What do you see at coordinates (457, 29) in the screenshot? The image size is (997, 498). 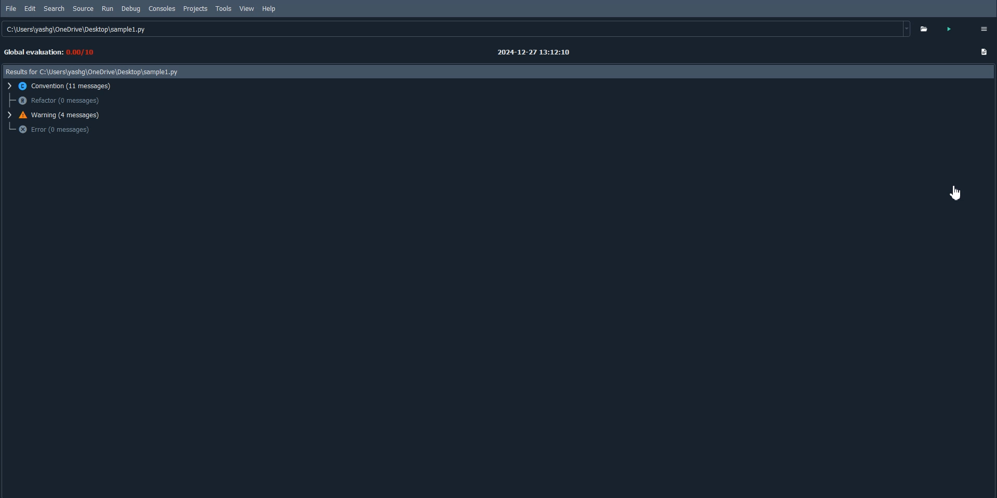 I see `File path address` at bounding box center [457, 29].